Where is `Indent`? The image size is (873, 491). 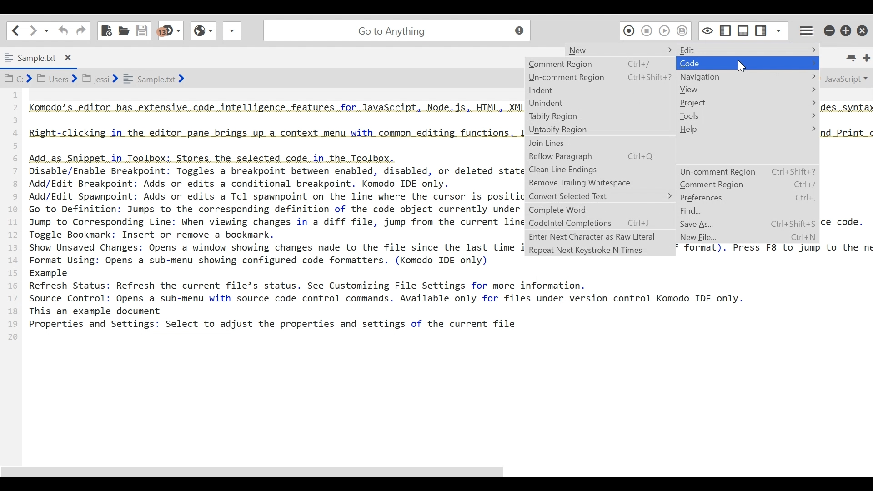
Indent is located at coordinates (599, 90).